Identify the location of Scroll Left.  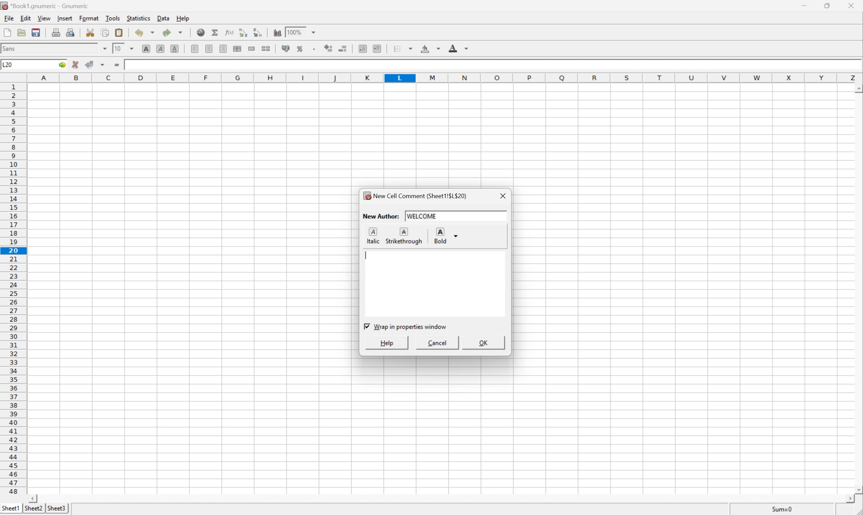
(34, 498).